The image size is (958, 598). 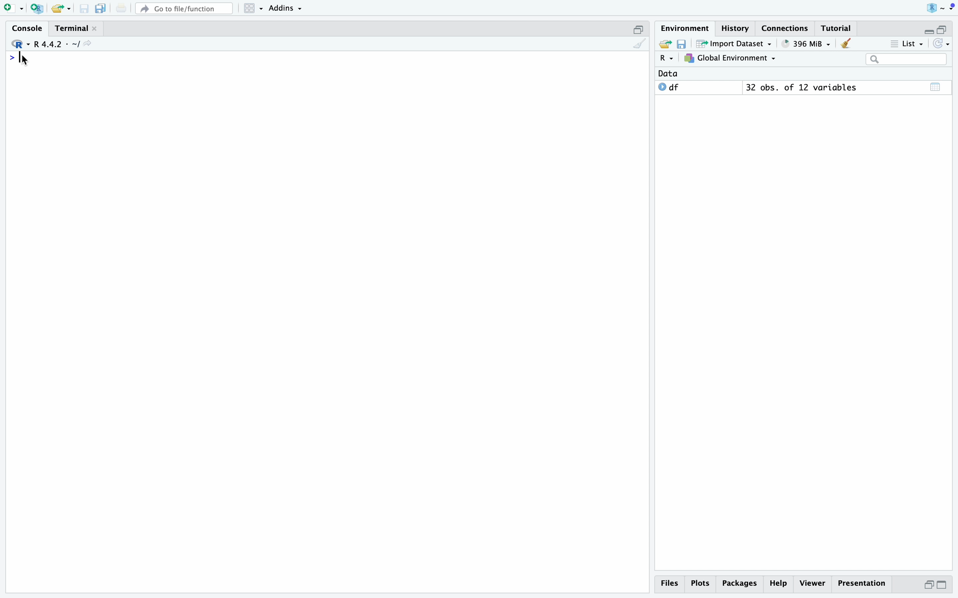 I want to click on open in separate window, so click(x=928, y=585).